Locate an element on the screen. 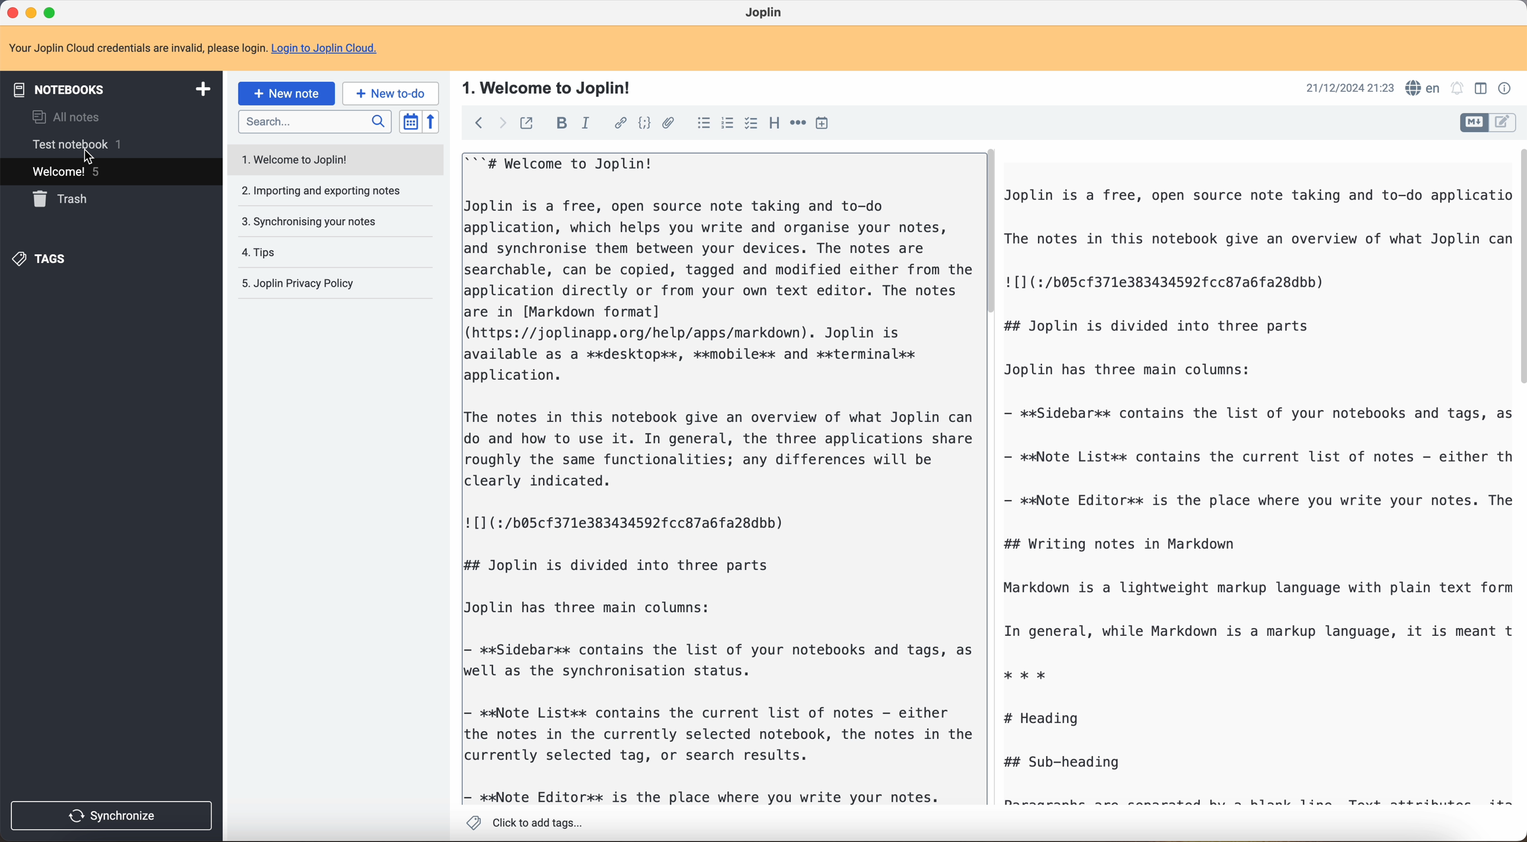 The image size is (1527, 842). horizontal rule is located at coordinates (798, 124).